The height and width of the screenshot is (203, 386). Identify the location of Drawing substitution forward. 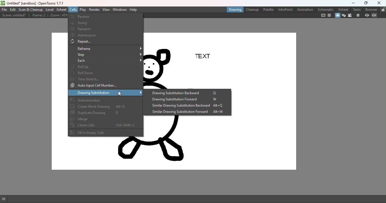
(189, 100).